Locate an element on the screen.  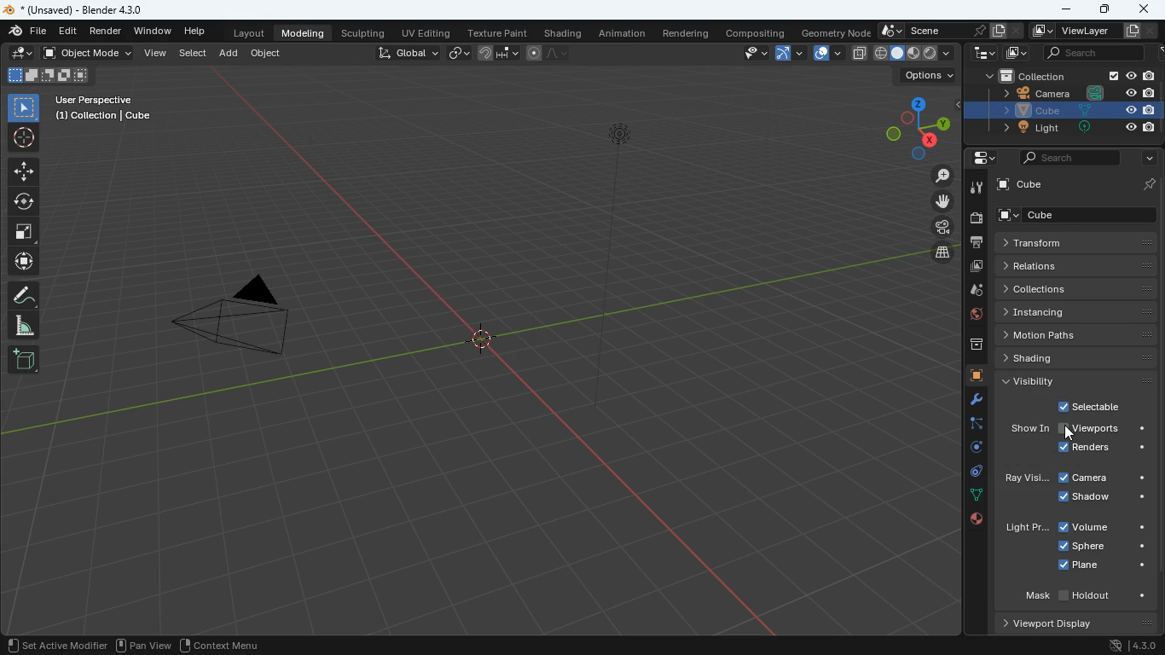
cube is located at coordinates (1080, 216).